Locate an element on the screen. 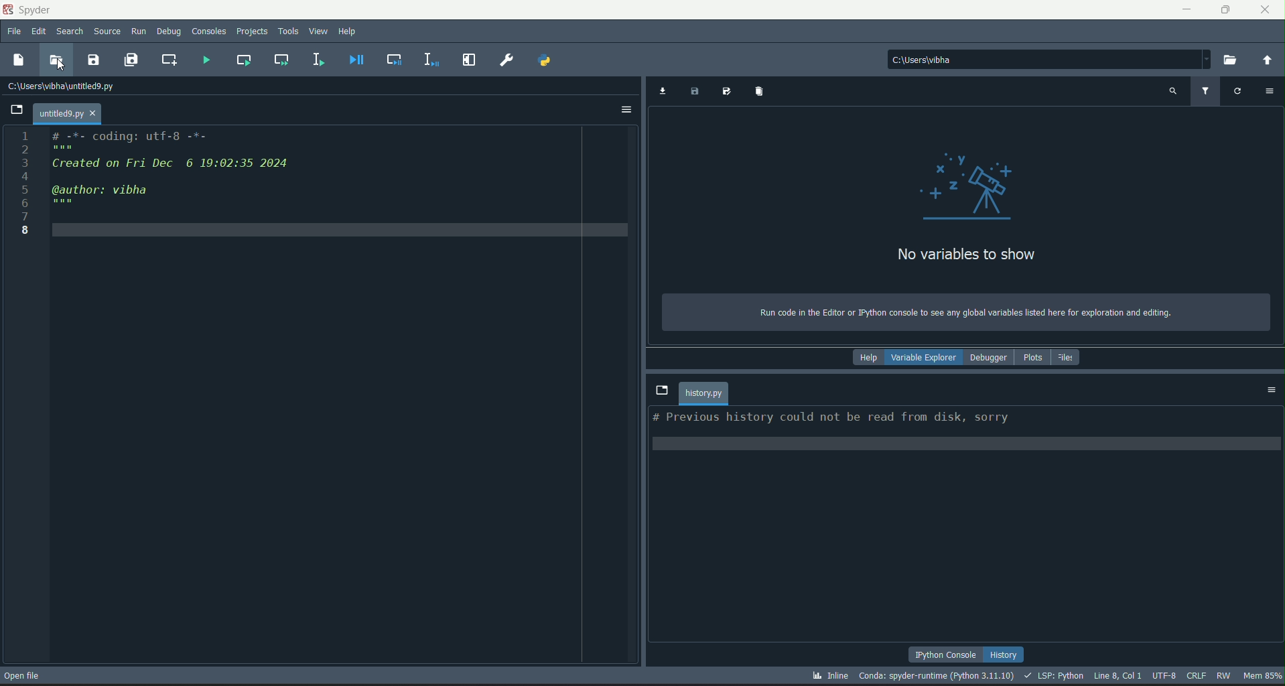 The image size is (1285, 686). edit is located at coordinates (40, 32).